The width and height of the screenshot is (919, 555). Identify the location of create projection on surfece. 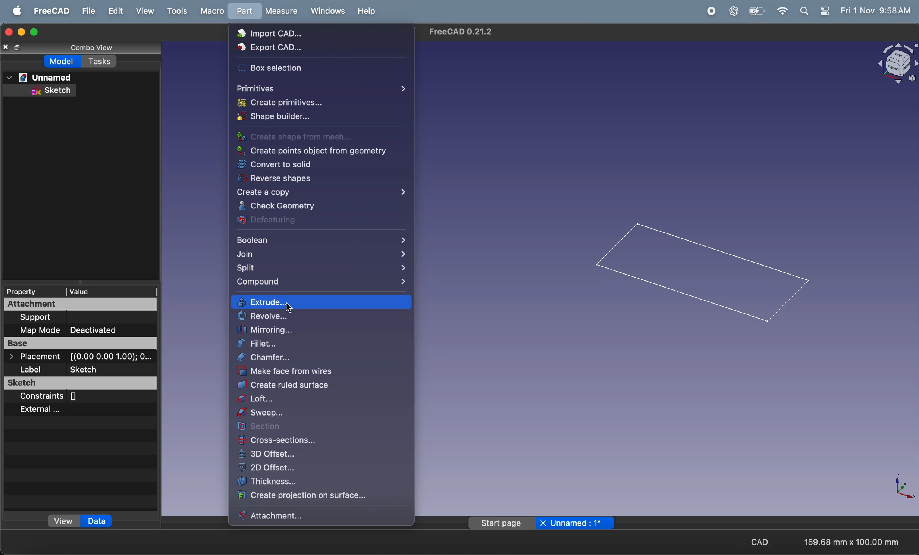
(324, 497).